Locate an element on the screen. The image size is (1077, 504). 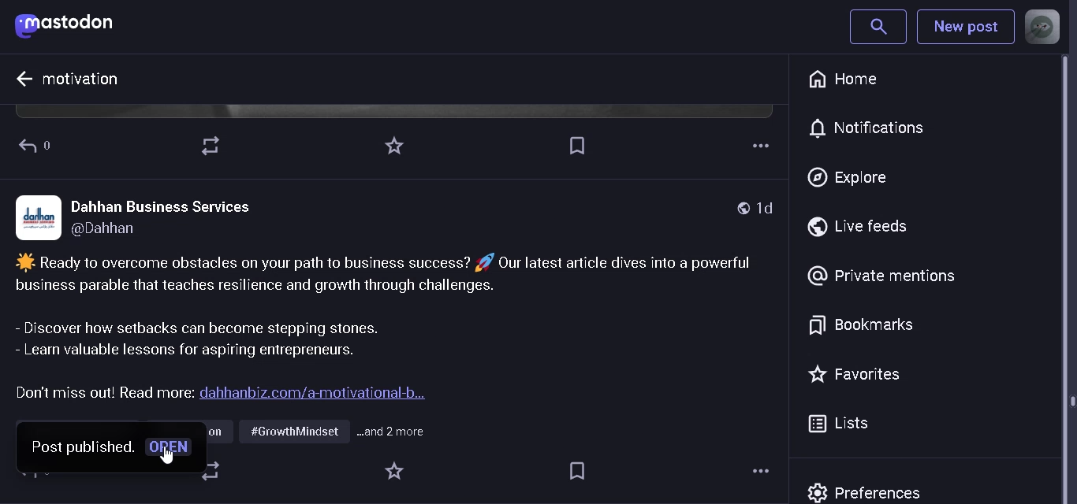
Back is located at coordinates (42, 144).